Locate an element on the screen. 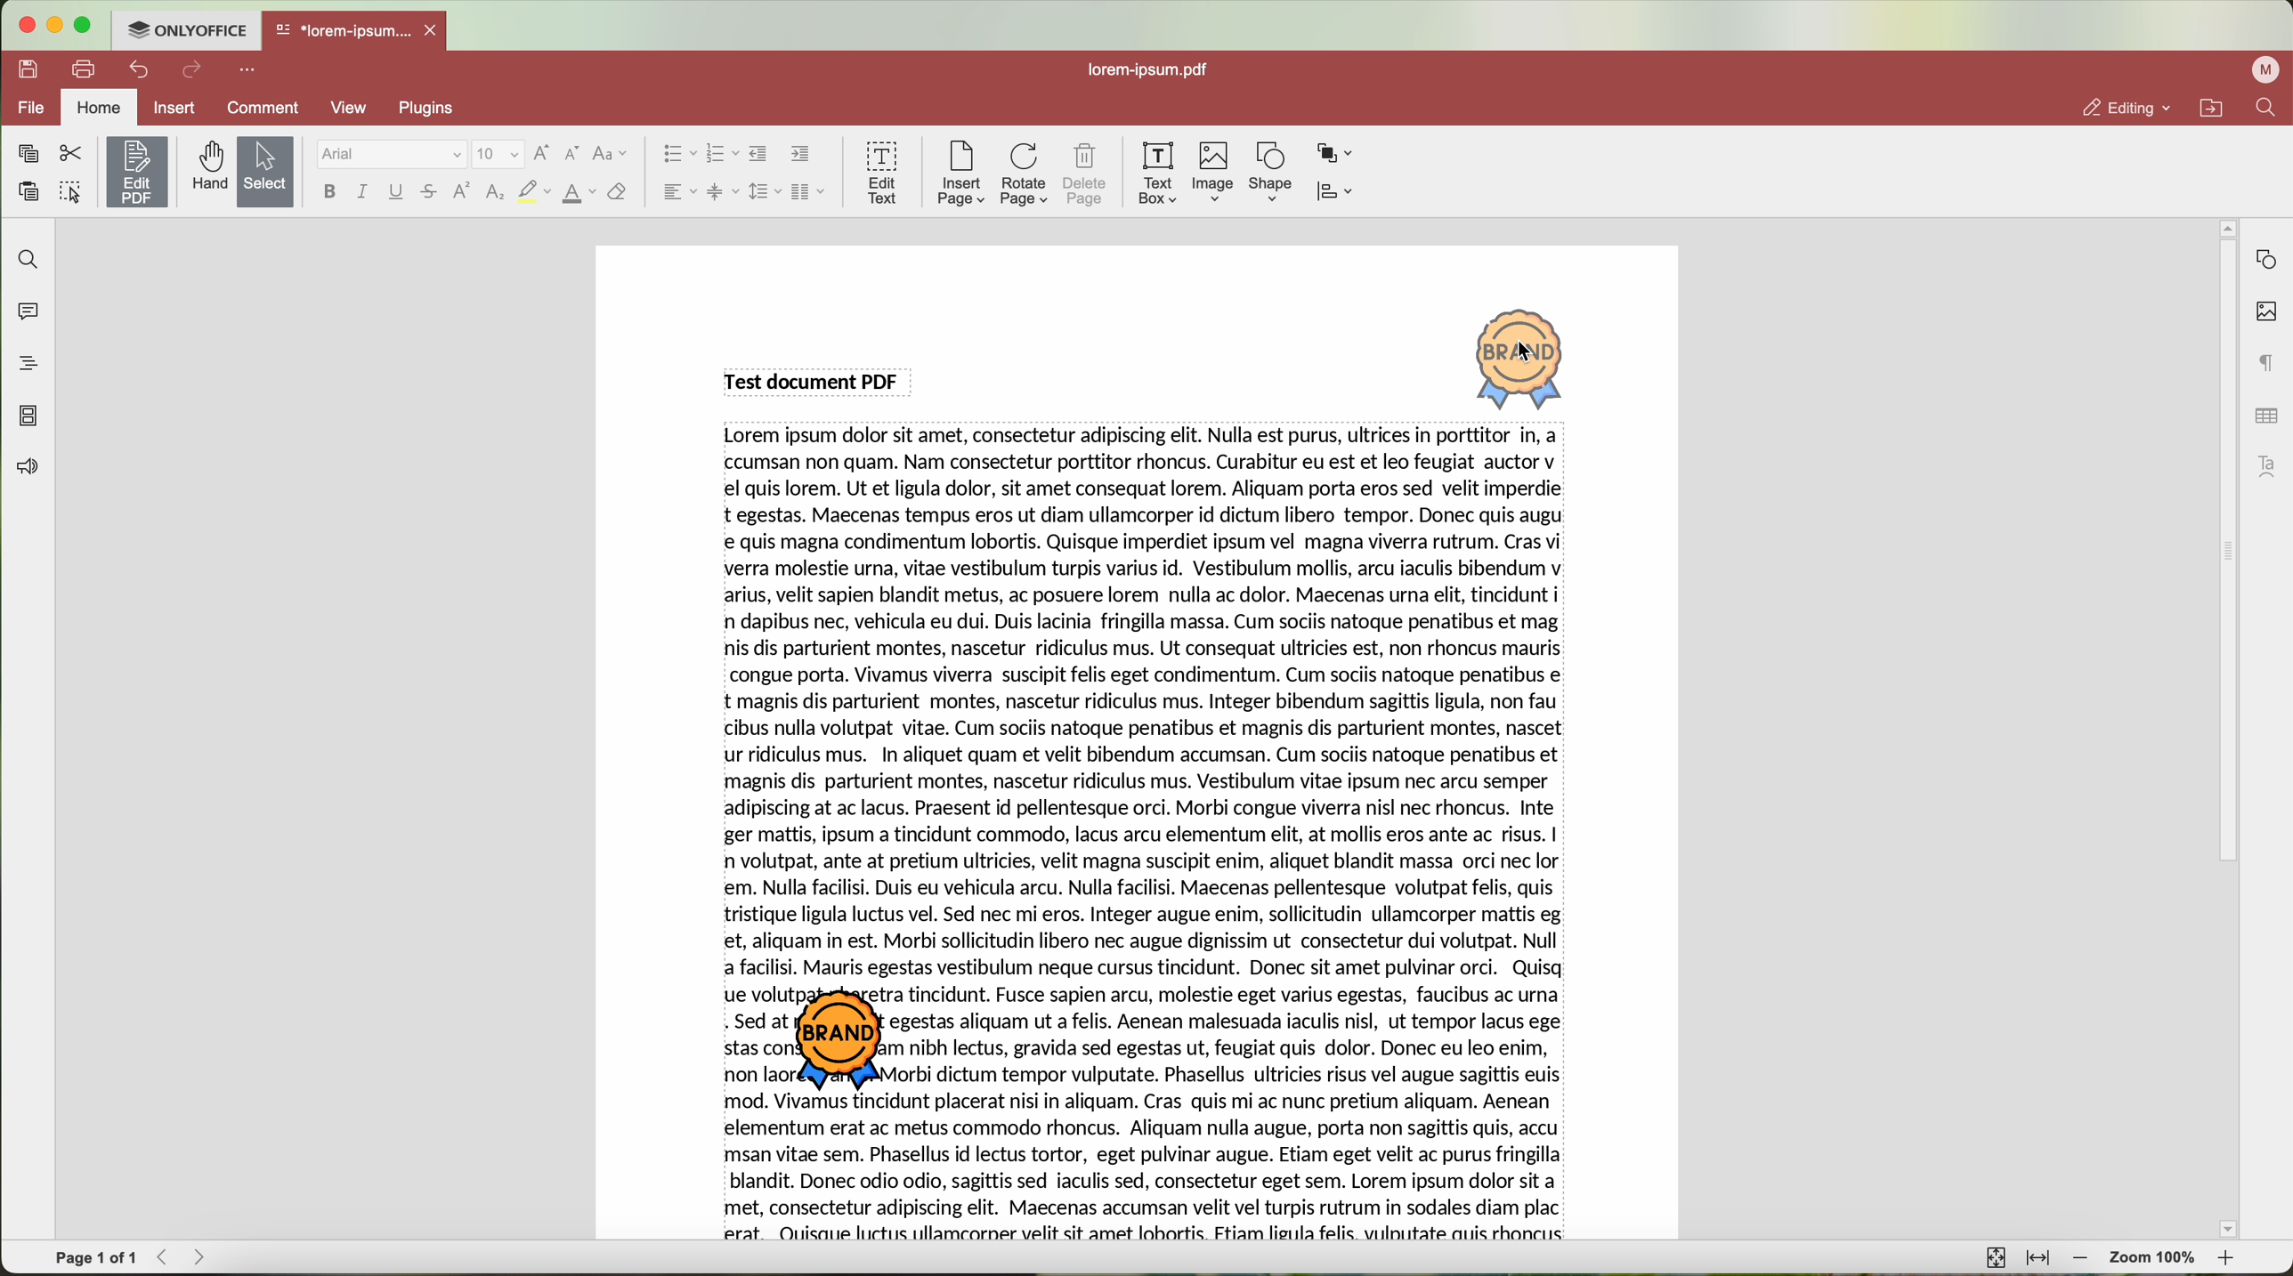  zoom 100% is located at coordinates (2154, 1261).